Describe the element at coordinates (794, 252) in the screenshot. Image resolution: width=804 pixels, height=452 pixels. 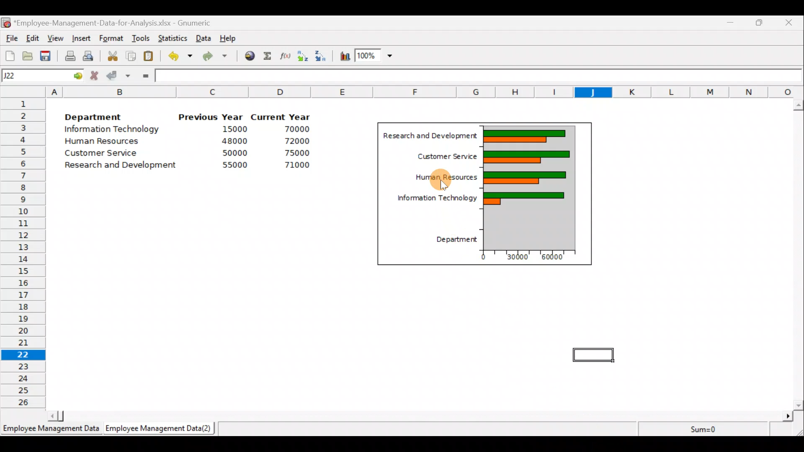
I see `Scroll bar` at that location.